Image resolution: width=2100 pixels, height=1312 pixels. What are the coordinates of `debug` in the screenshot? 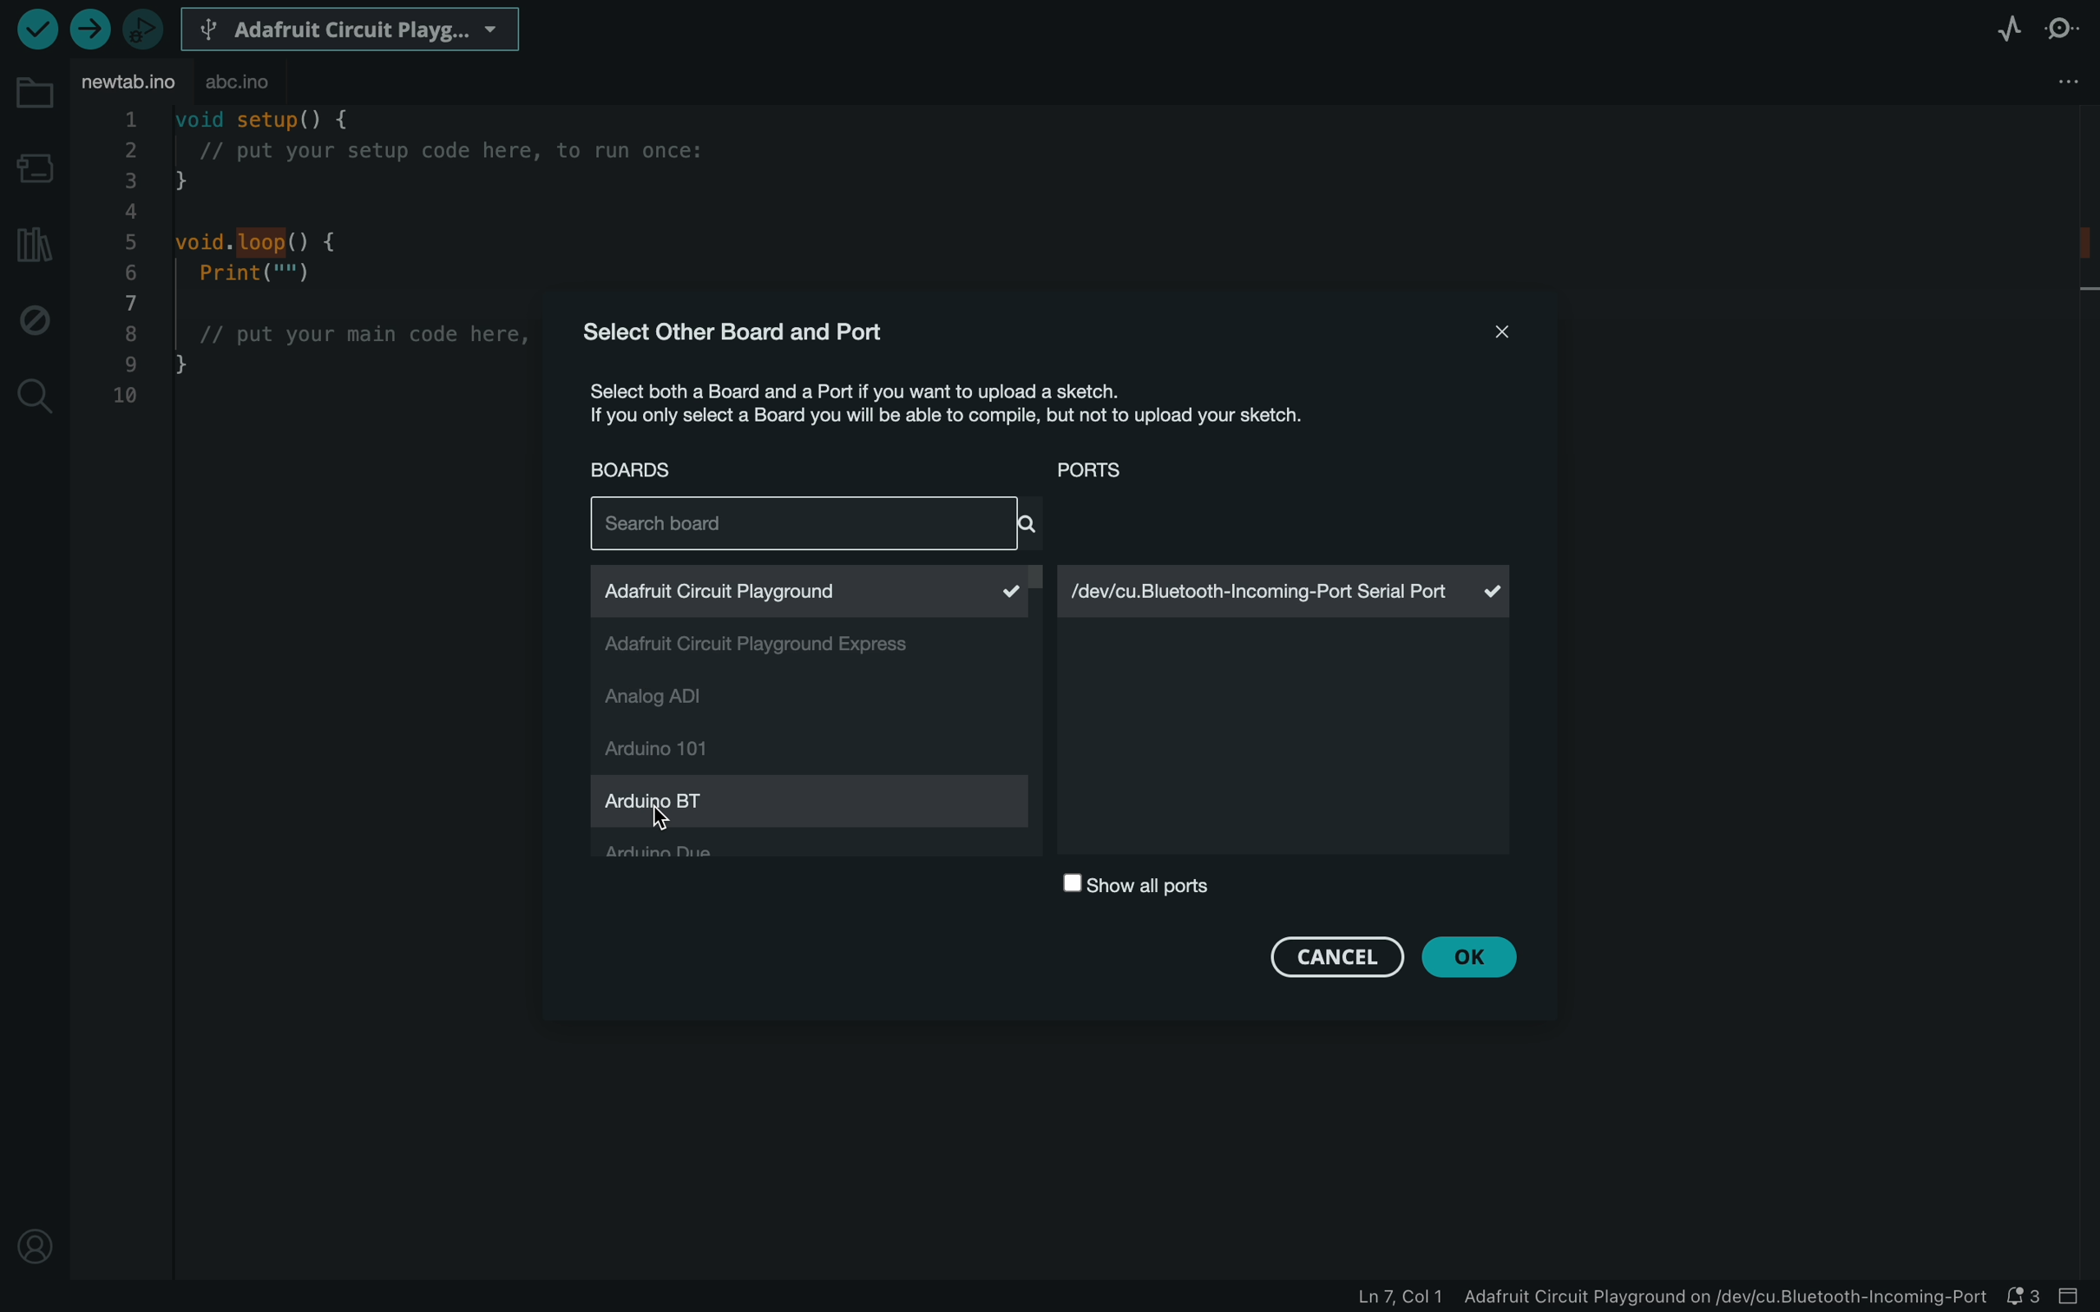 It's located at (33, 316).